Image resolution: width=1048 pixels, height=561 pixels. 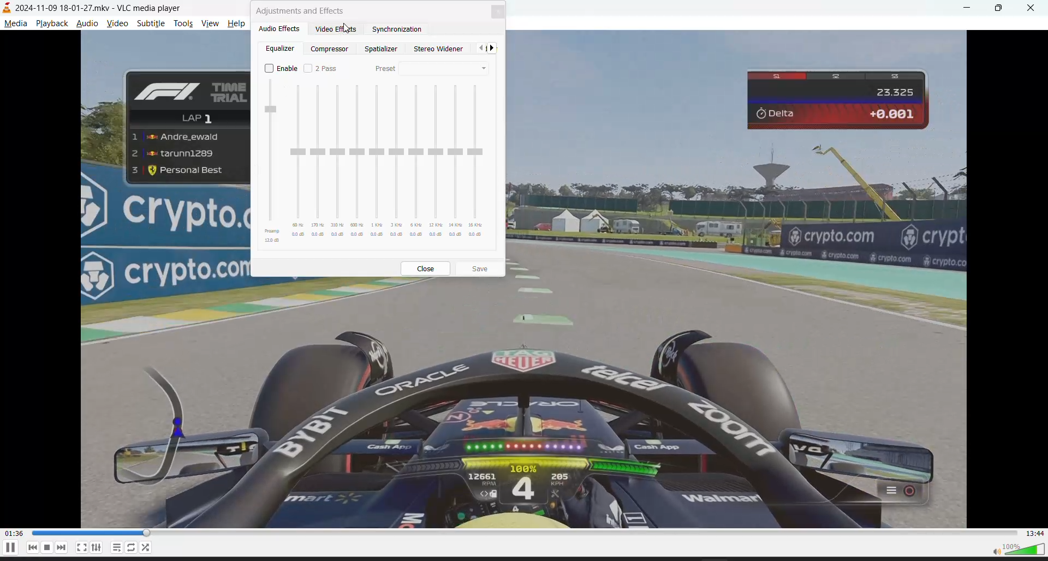 I want to click on pause, so click(x=10, y=550).